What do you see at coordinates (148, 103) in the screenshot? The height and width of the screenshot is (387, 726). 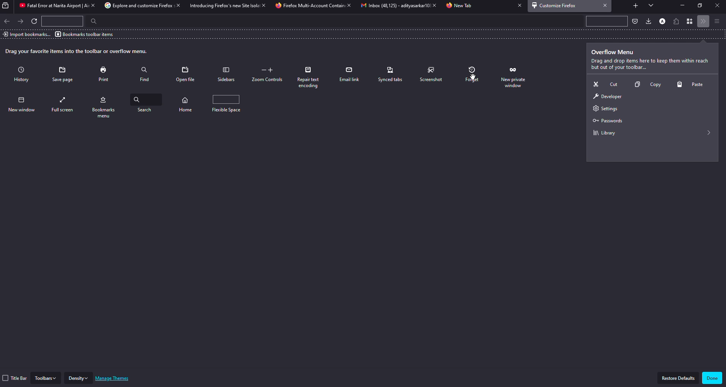 I see `search` at bounding box center [148, 103].